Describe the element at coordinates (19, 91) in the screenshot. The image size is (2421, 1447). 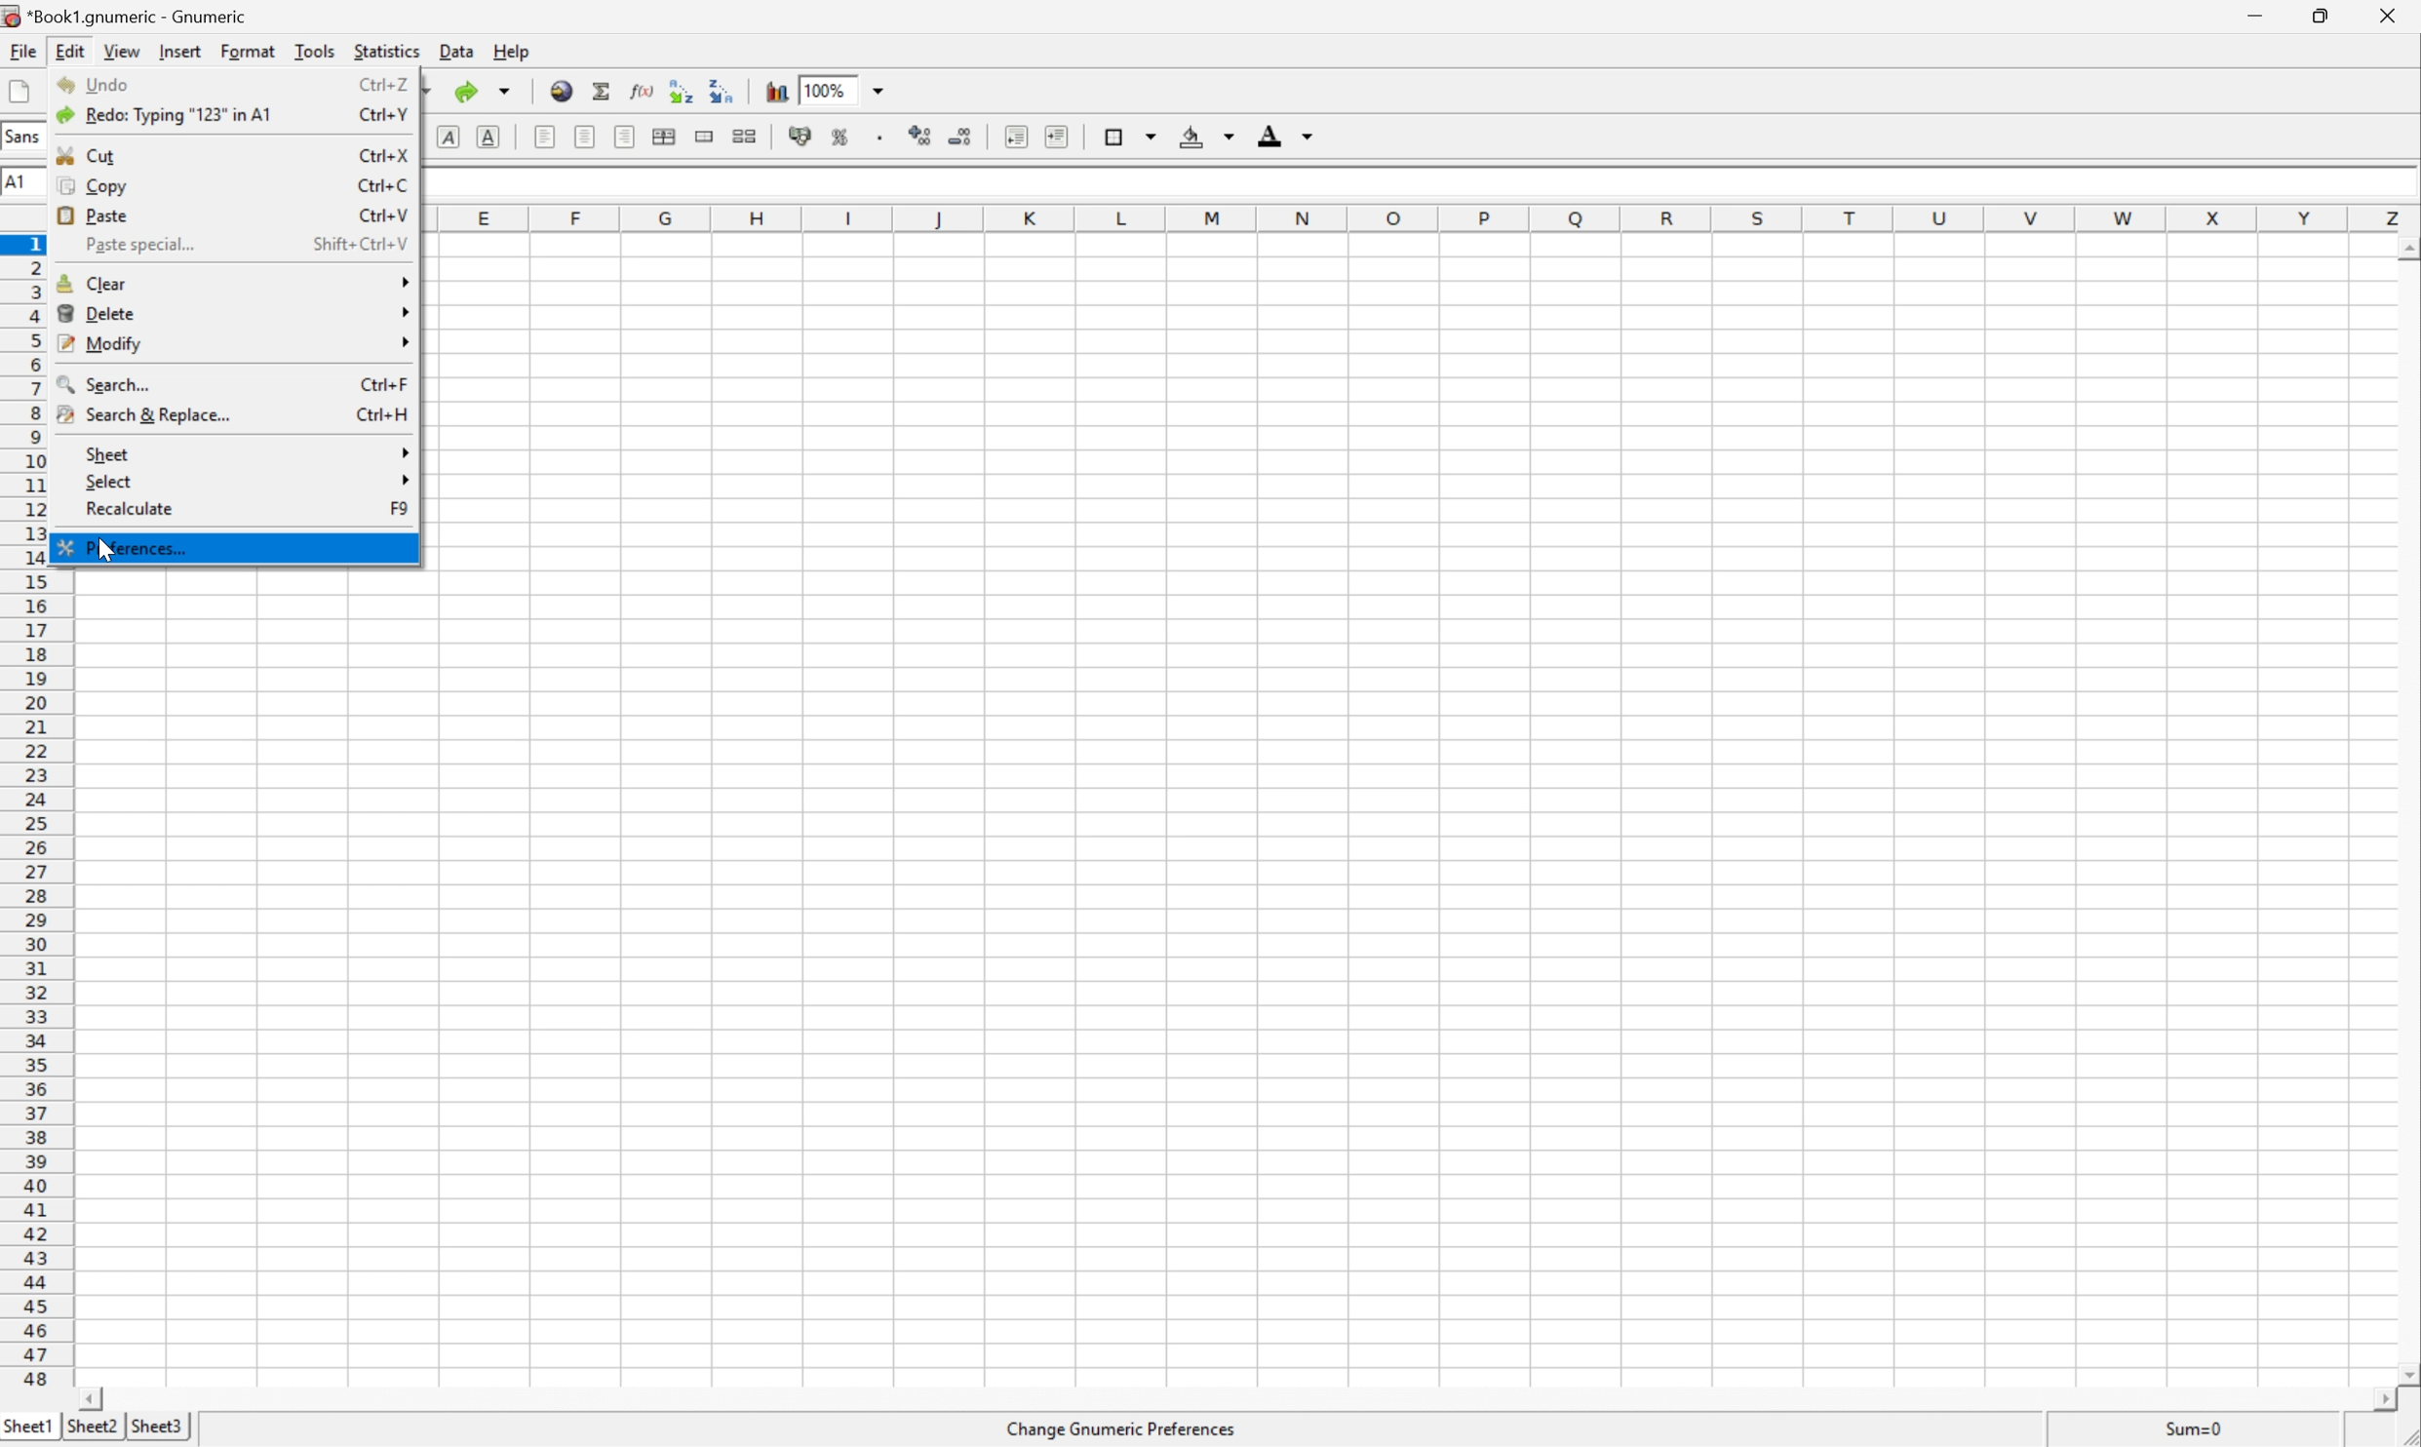
I see `new` at that location.